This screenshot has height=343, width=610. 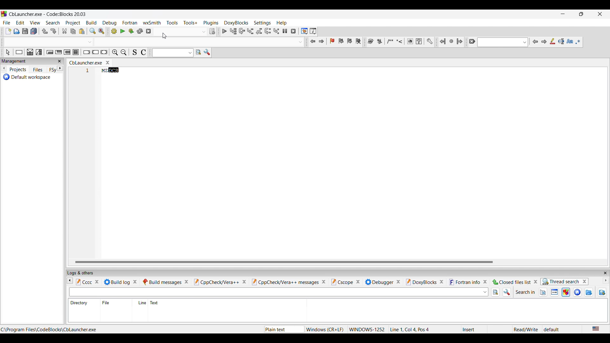 I want to click on Continue instruction, so click(x=96, y=52).